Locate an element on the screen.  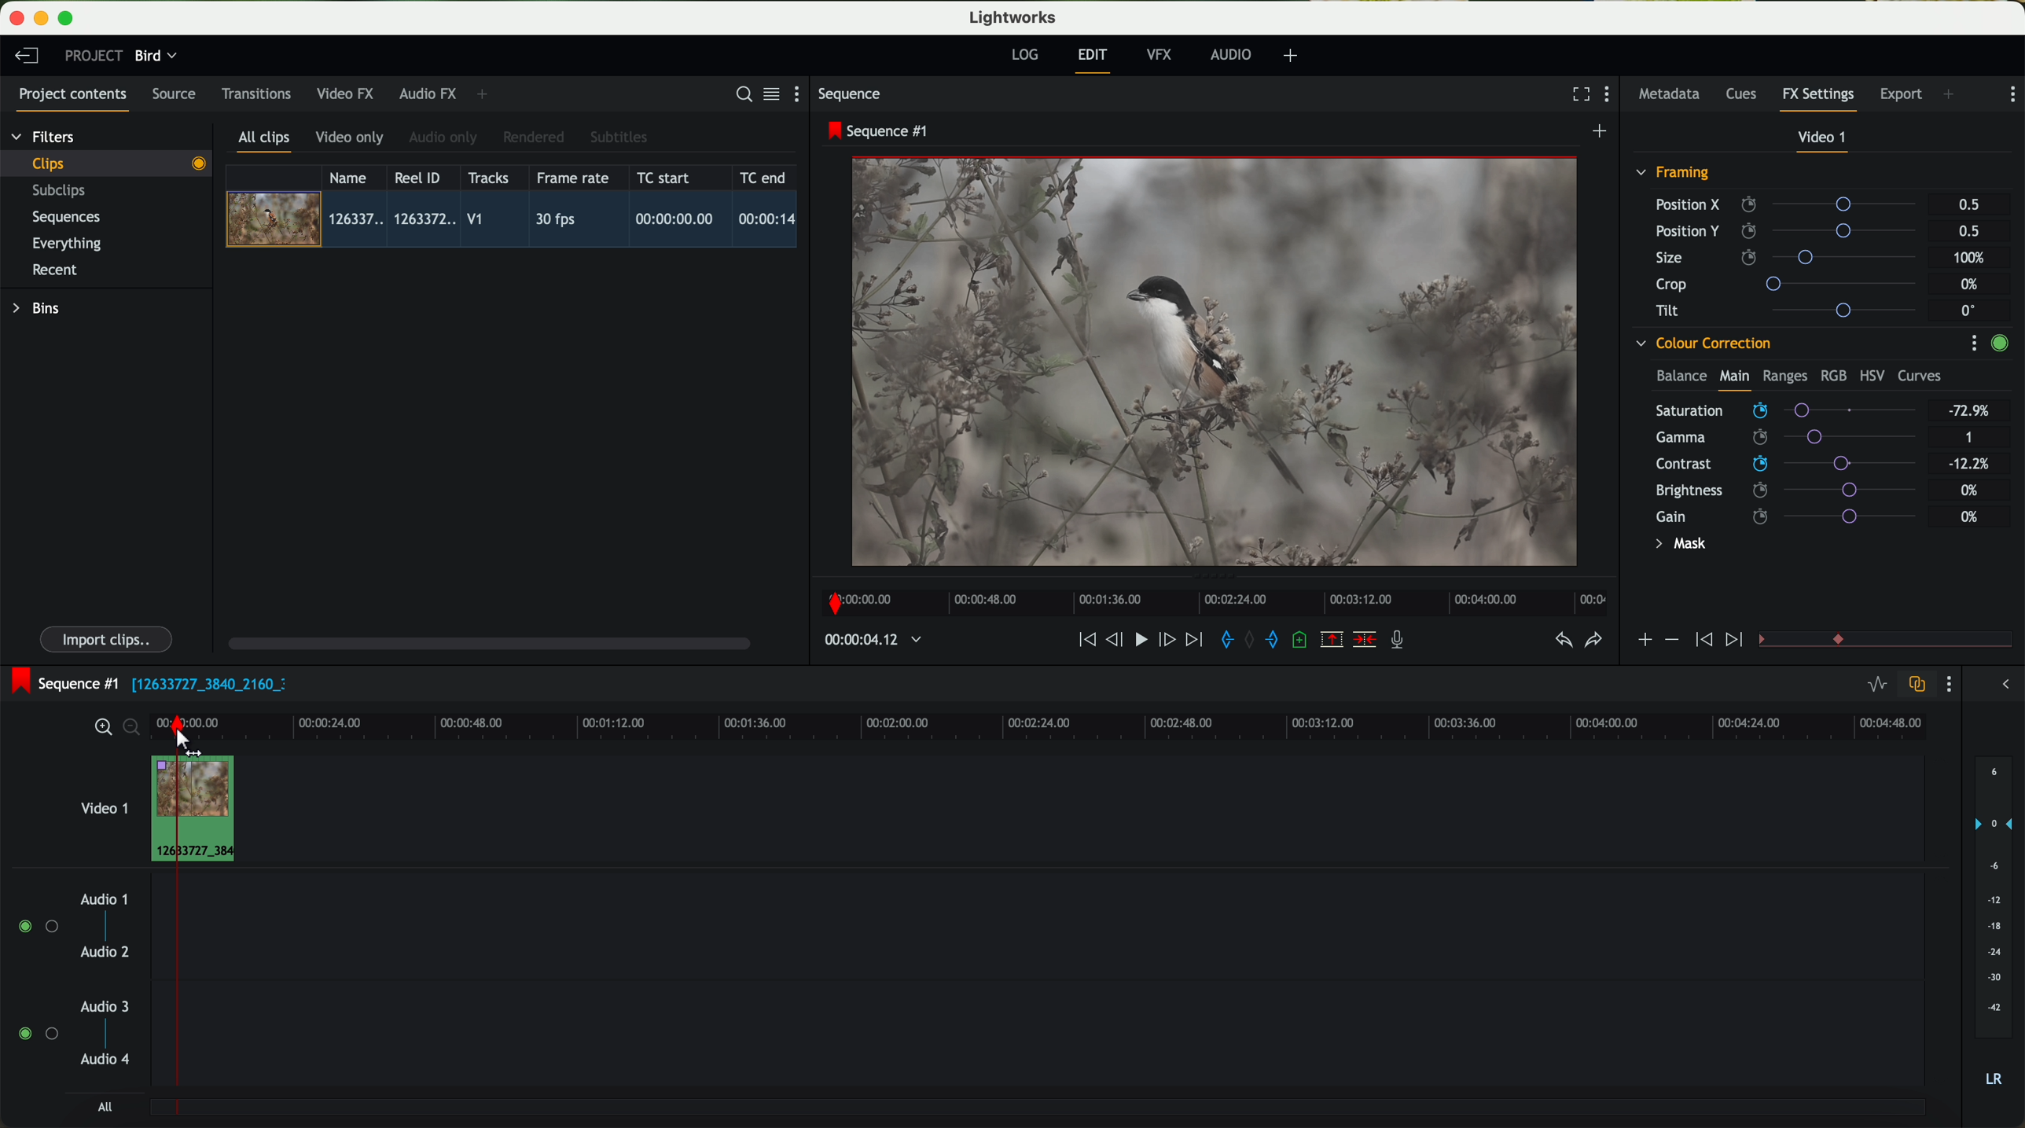
record a voice-over is located at coordinates (1403, 641).